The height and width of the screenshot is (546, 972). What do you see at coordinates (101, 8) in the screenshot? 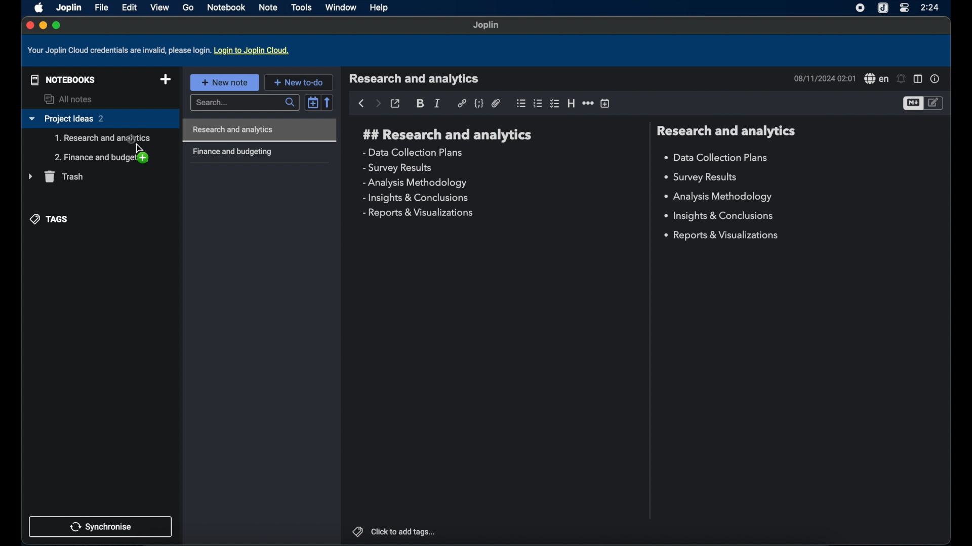
I see `file` at bounding box center [101, 8].